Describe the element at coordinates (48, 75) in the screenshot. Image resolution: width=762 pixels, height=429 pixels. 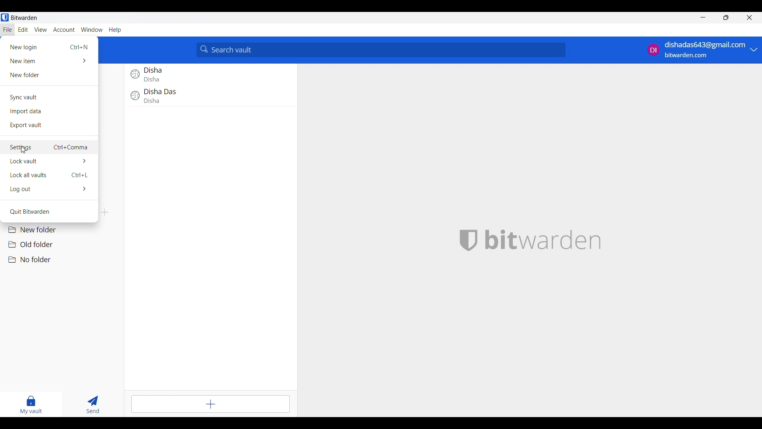
I see `New folder` at that location.